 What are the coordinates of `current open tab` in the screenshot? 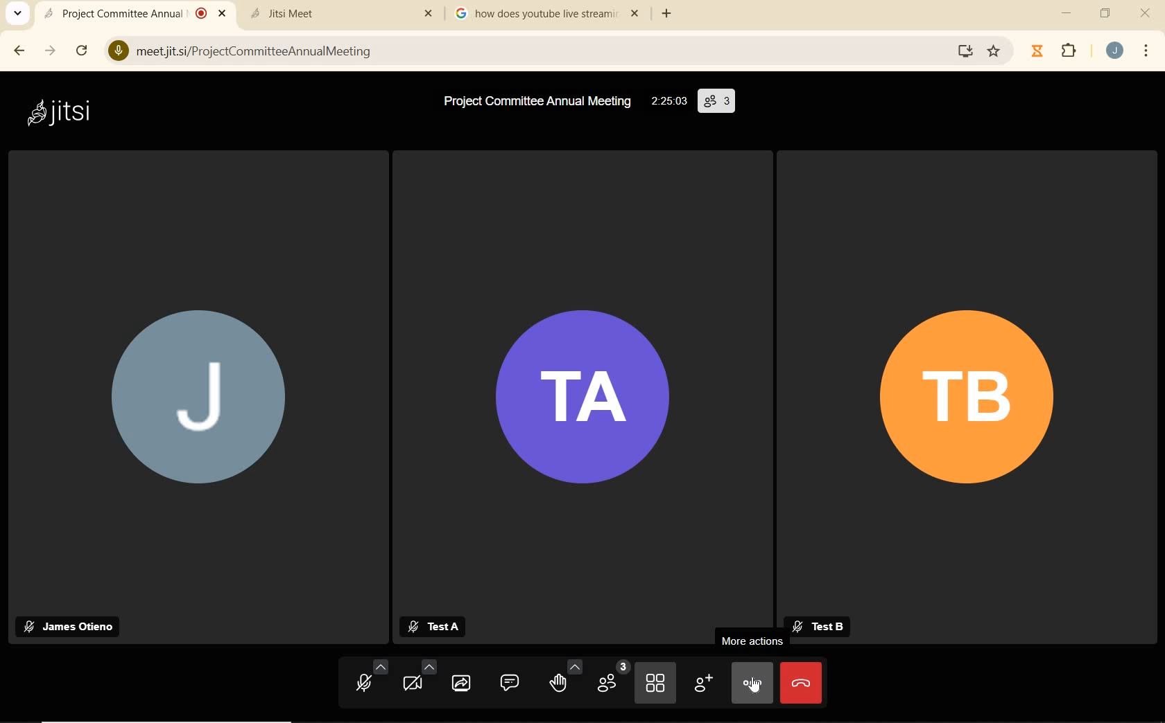 It's located at (122, 13).